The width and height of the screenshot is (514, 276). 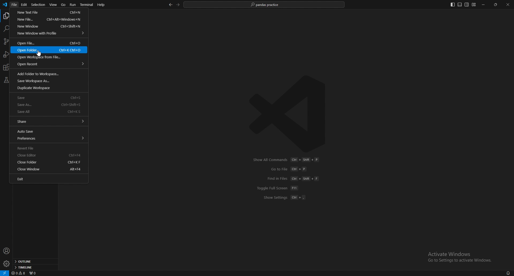 What do you see at coordinates (48, 88) in the screenshot?
I see `duplicate workspace` at bounding box center [48, 88].